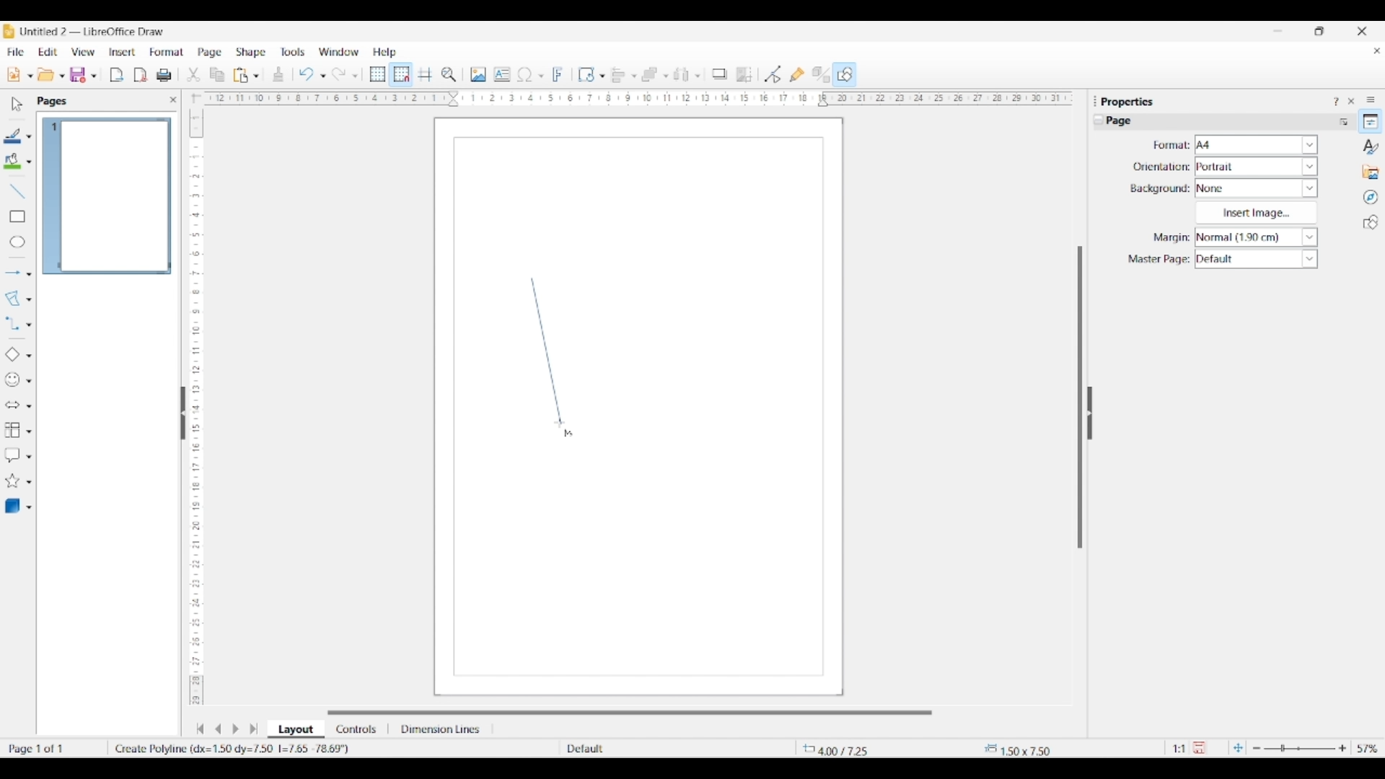  Describe the element at coordinates (117, 75) in the screenshot. I see `Export` at that location.